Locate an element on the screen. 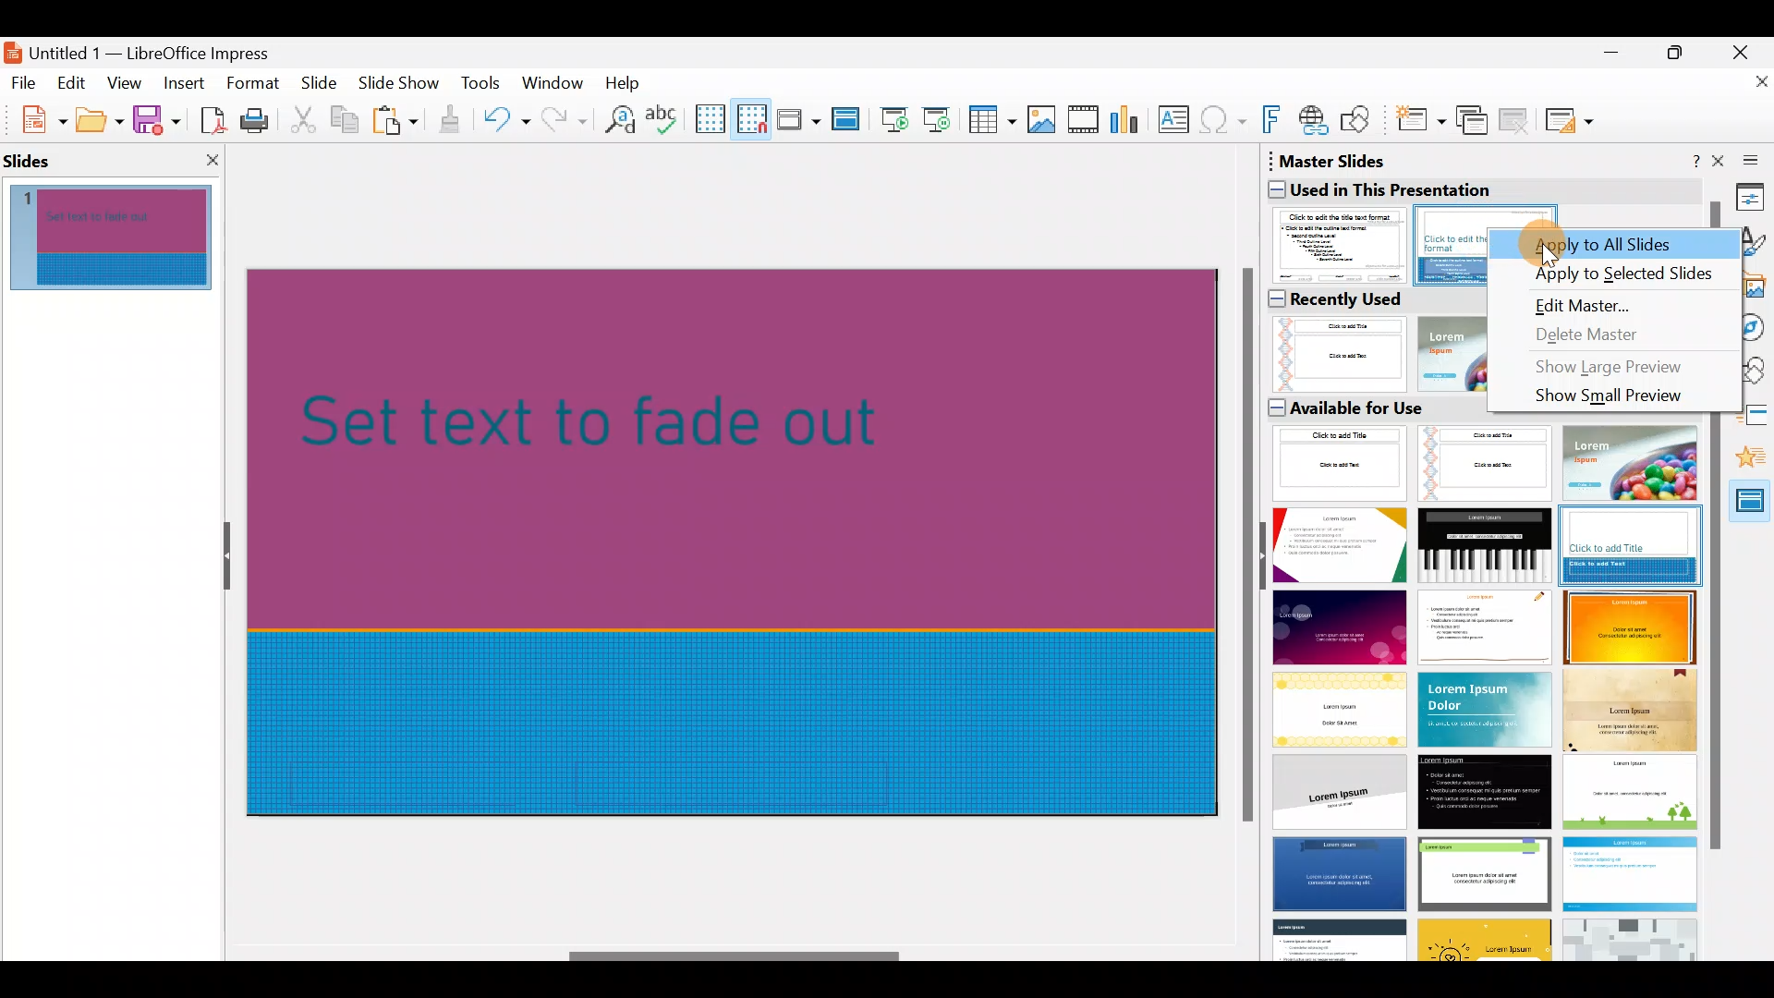  close slide is located at coordinates (213, 158).